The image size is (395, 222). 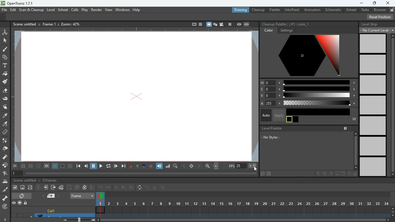 What do you see at coordinates (14, 203) in the screenshot?
I see `view` at bounding box center [14, 203].